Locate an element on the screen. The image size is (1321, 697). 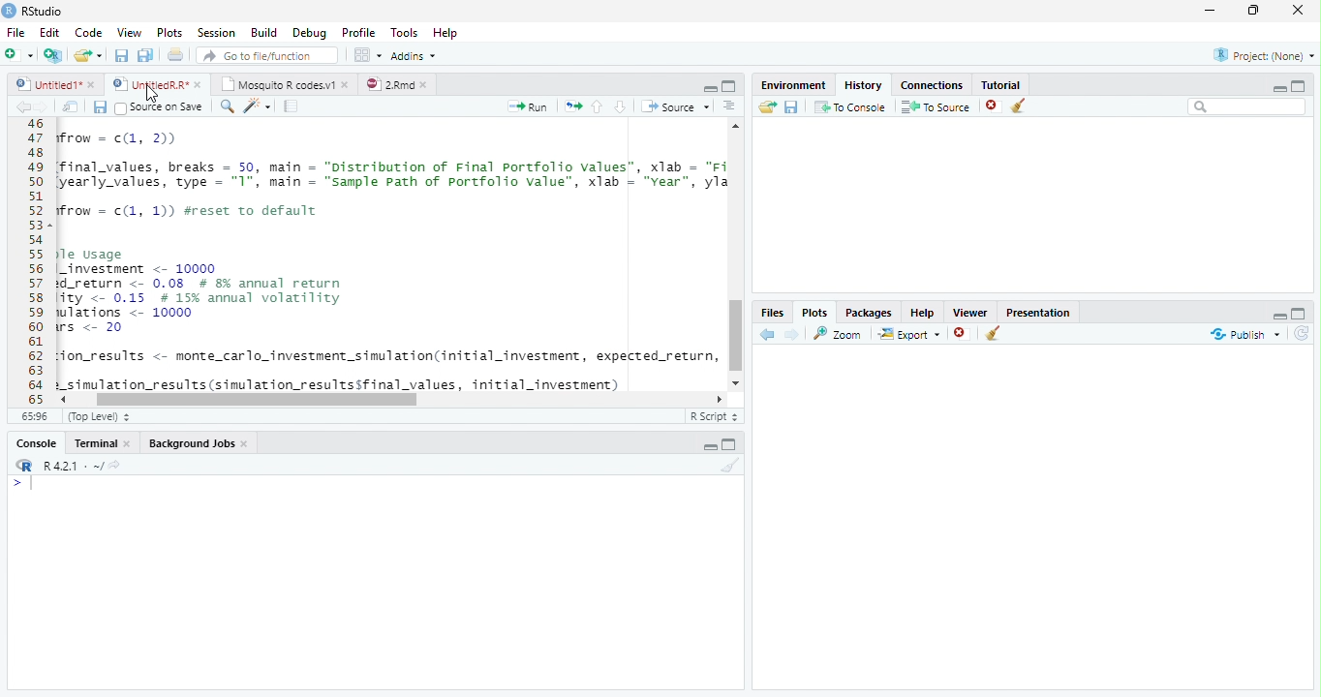
Tutorial is located at coordinates (998, 82).